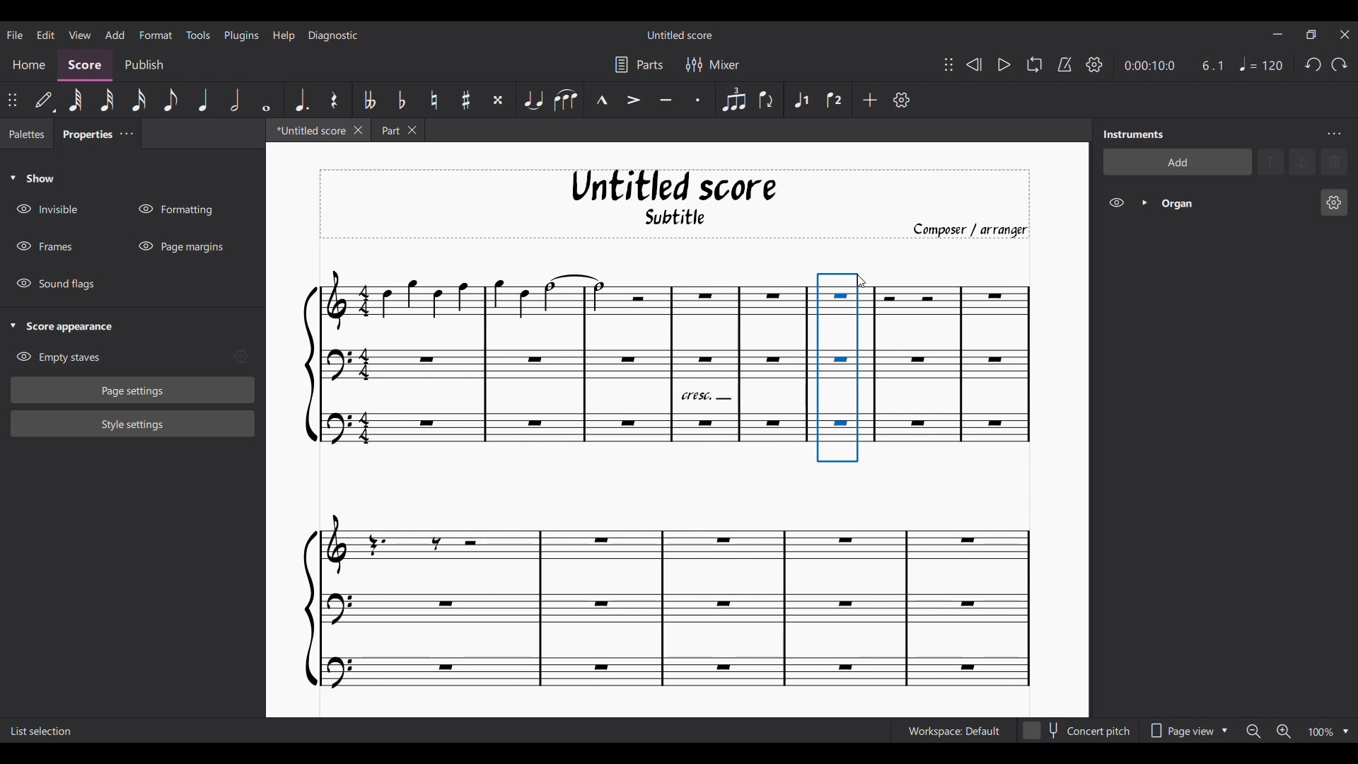 The image size is (1358, 764). What do you see at coordinates (1339, 64) in the screenshot?
I see `Redo` at bounding box center [1339, 64].